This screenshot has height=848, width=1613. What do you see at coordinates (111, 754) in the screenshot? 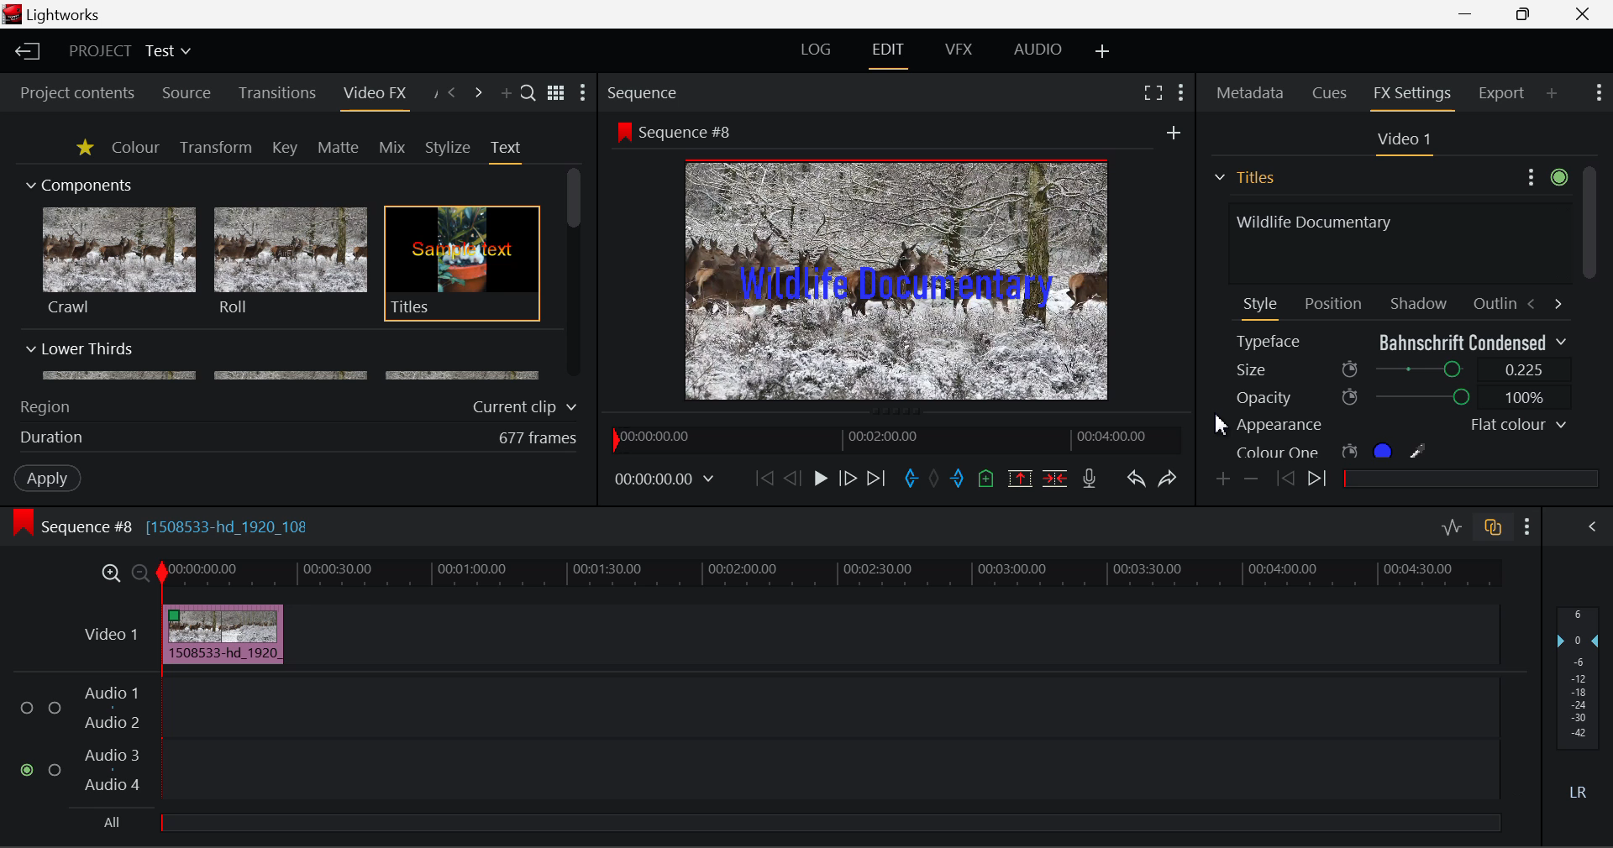
I see `Audio 3` at bounding box center [111, 754].